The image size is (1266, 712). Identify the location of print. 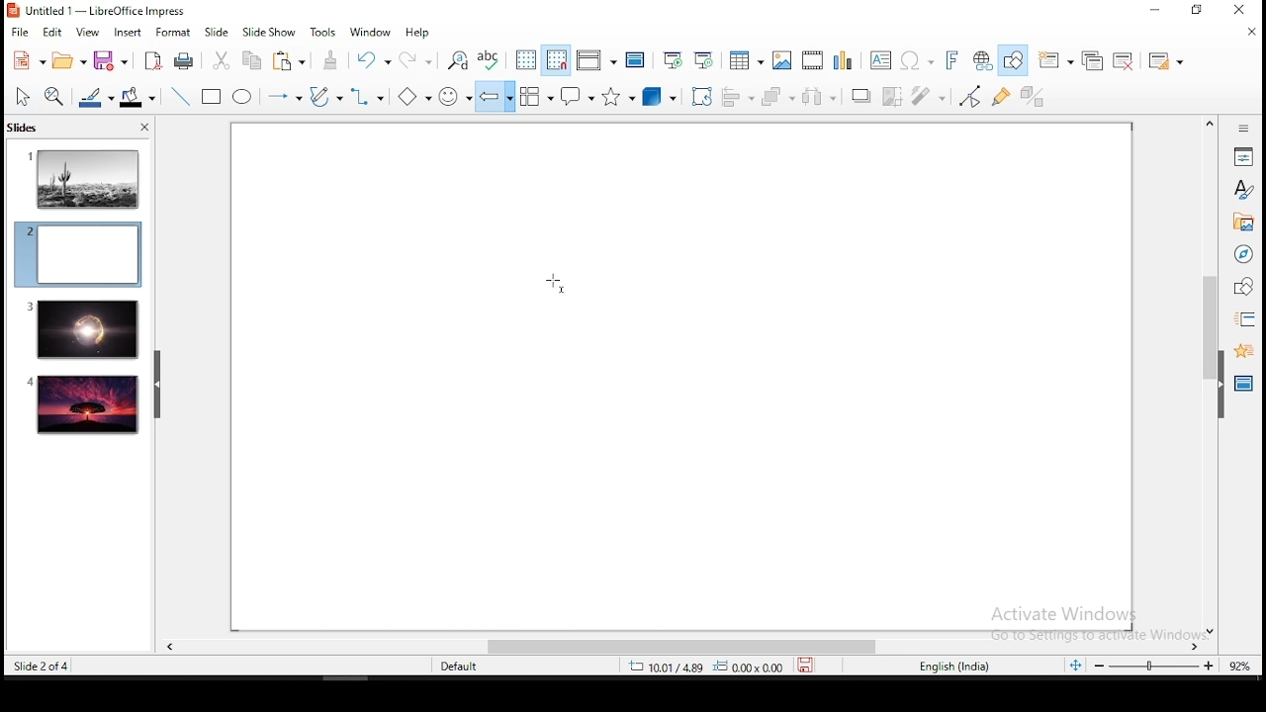
(185, 60).